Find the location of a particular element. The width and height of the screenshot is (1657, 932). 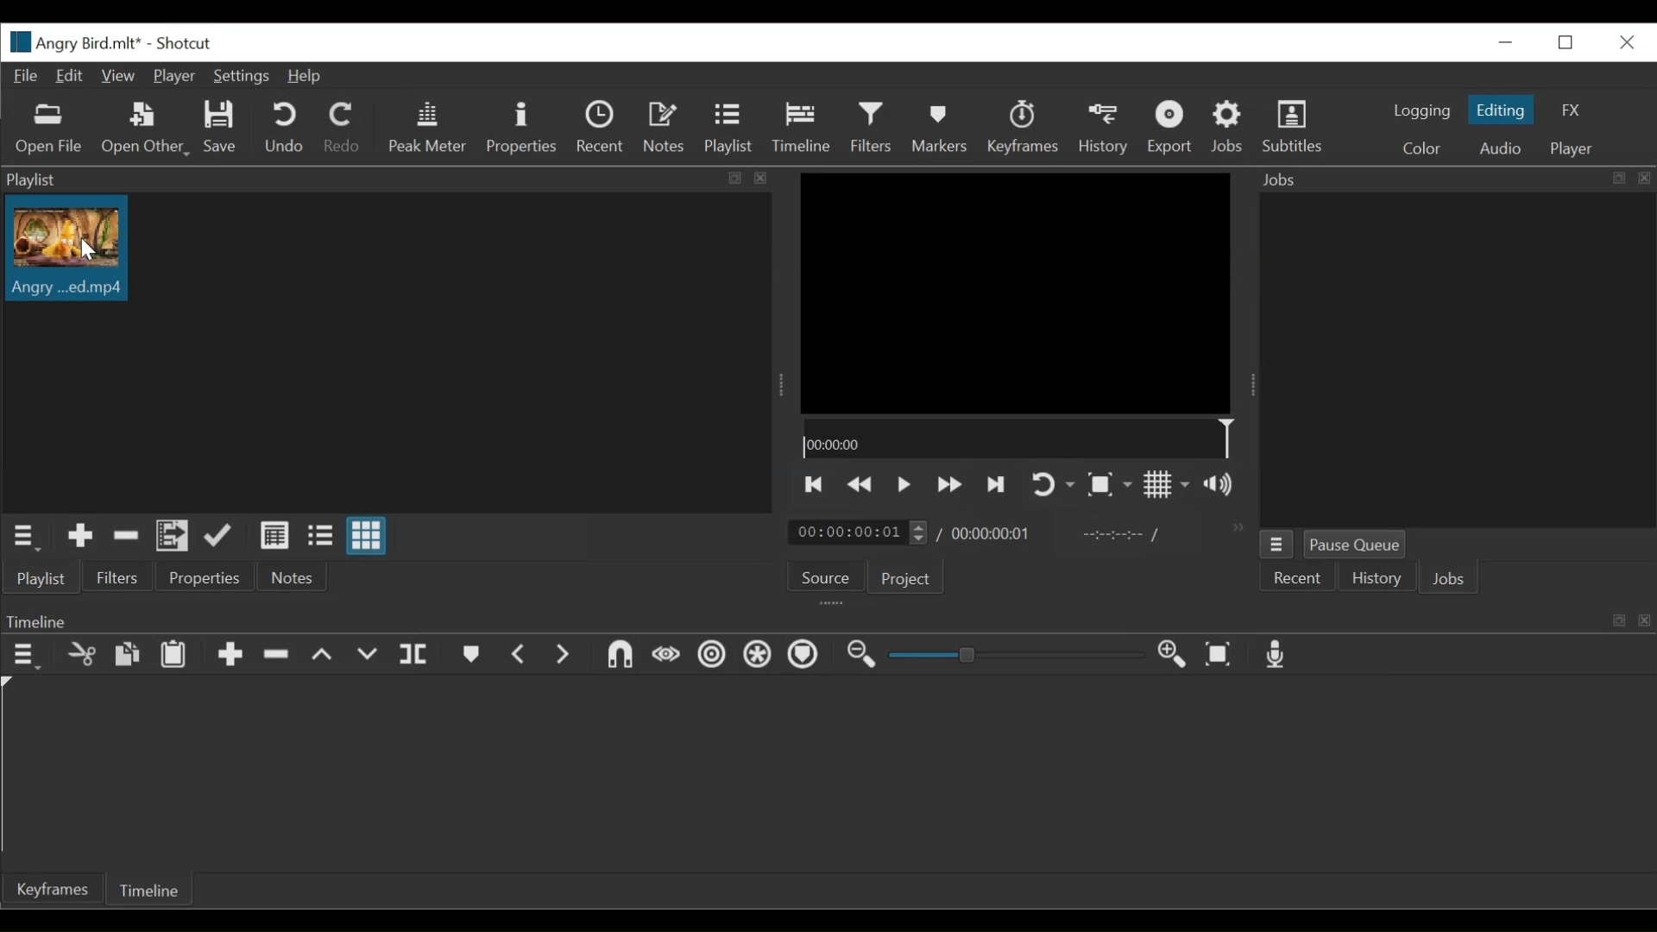

Skip to the next point is located at coordinates (997, 484).